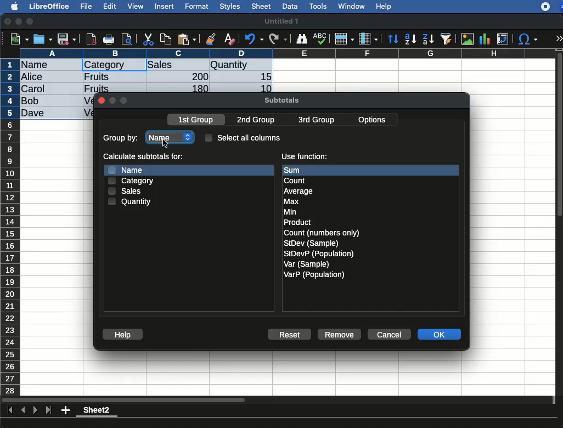 Image resolution: width=563 pixels, height=428 pixels. What do you see at coordinates (307, 264) in the screenshot?
I see `Var (sample)` at bounding box center [307, 264].